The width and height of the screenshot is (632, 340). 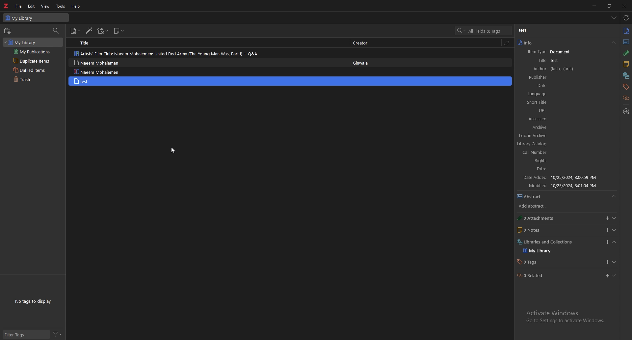 What do you see at coordinates (568, 135) in the screenshot?
I see `loc. in archive input` at bounding box center [568, 135].